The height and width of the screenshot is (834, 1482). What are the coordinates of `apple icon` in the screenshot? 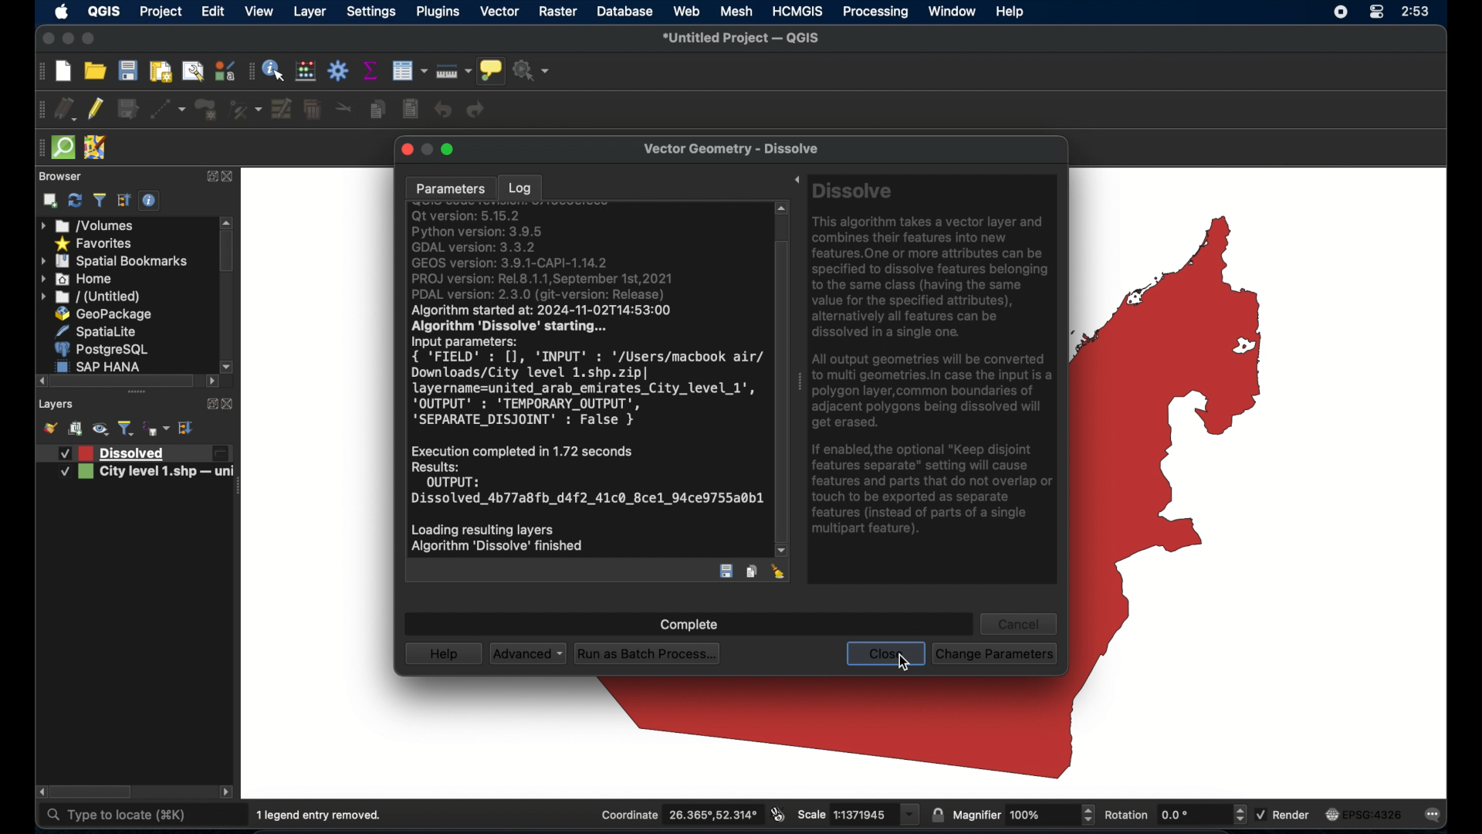 It's located at (63, 12).